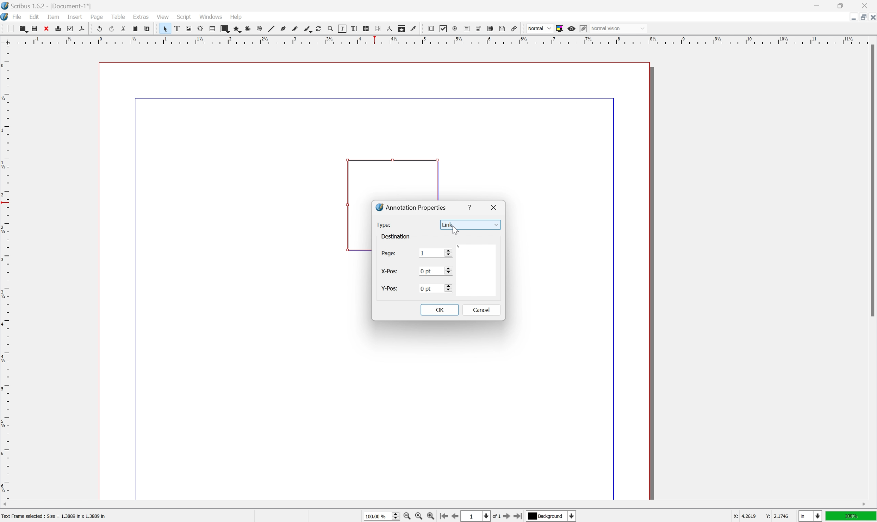  I want to click on polygon, so click(236, 29).